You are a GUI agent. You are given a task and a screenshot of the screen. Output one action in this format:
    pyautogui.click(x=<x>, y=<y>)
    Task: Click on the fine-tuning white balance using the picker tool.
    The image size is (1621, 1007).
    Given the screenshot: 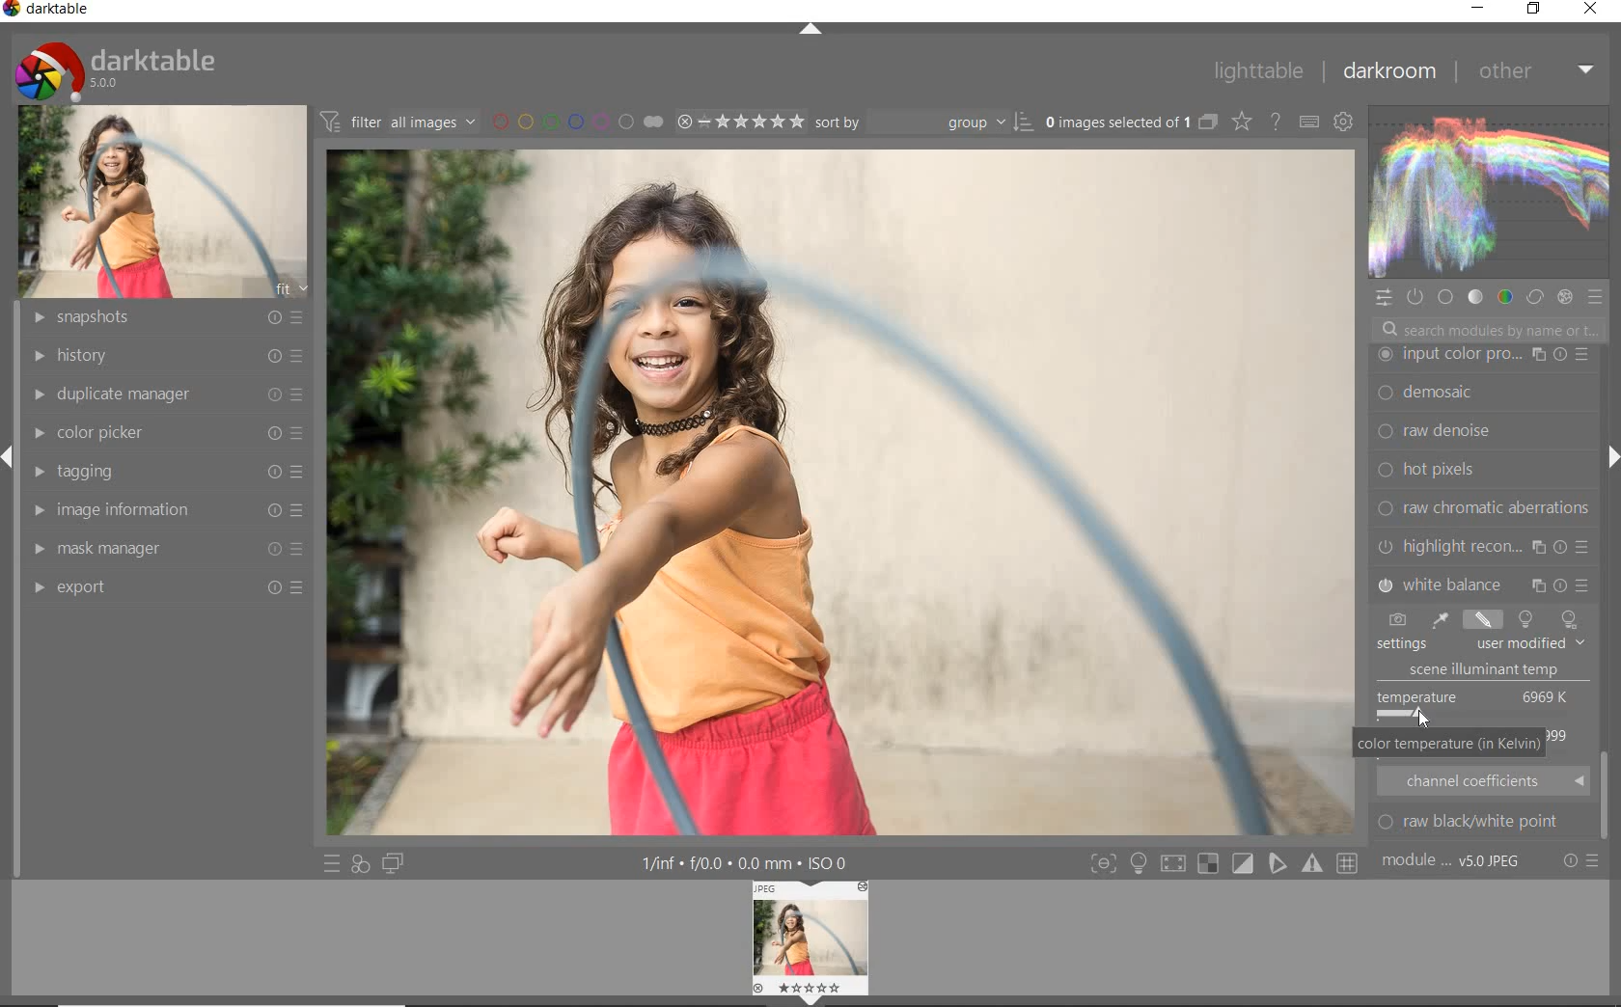 What is the action you would take?
    pyautogui.click(x=841, y=491)
    